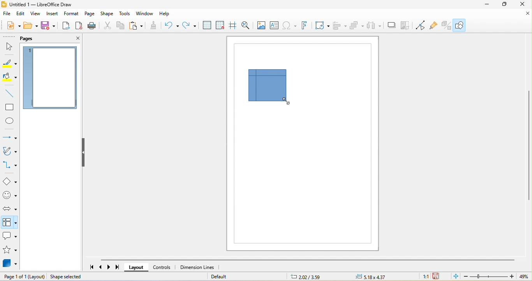  What do you see at coordinates (10, 196) in the screenshot?
I see `symbol shape` at bounding box center [10, 196].